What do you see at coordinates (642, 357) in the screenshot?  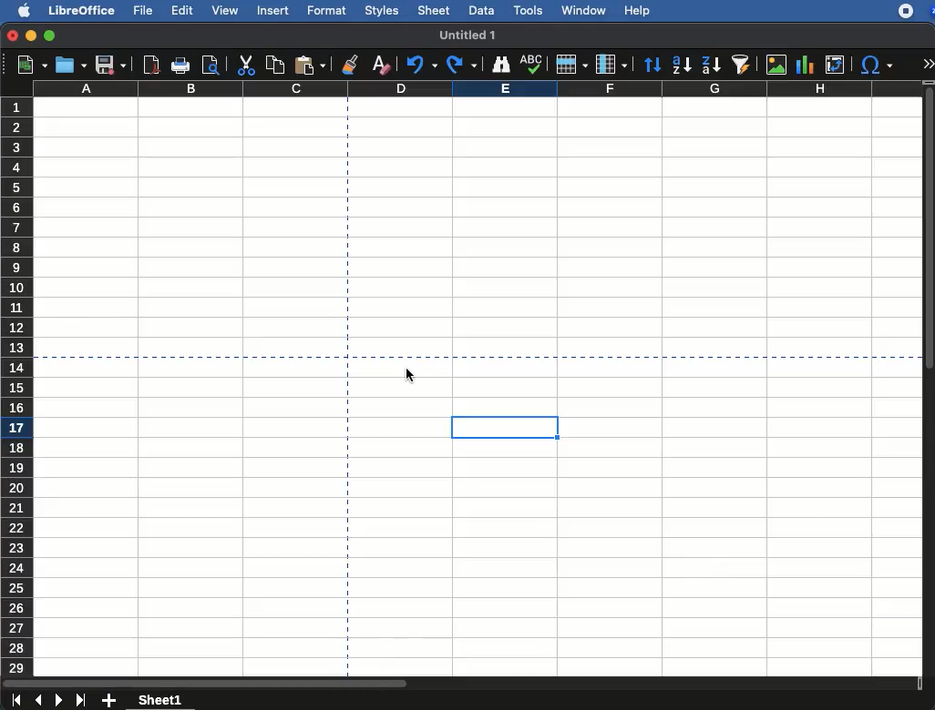 I see `page break` at bounding box center [642, 357].